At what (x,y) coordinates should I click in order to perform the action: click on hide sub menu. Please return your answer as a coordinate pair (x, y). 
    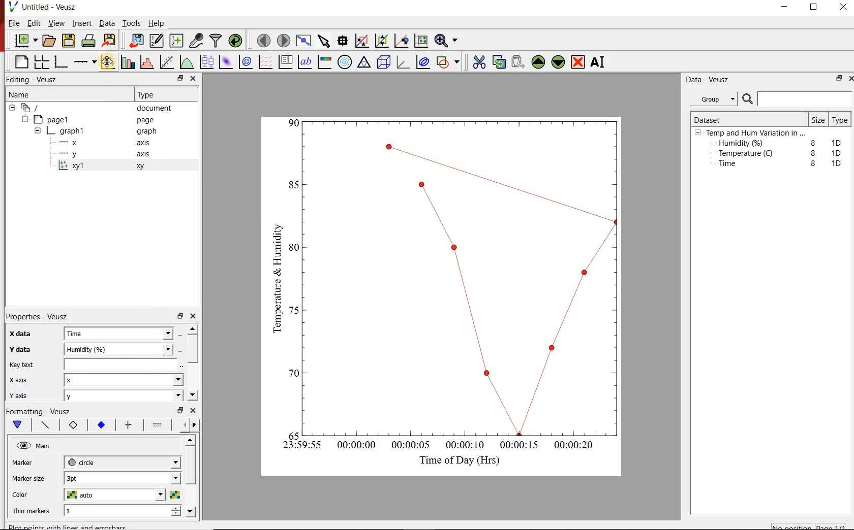
    Looking at the image, I should click on (26, 120).